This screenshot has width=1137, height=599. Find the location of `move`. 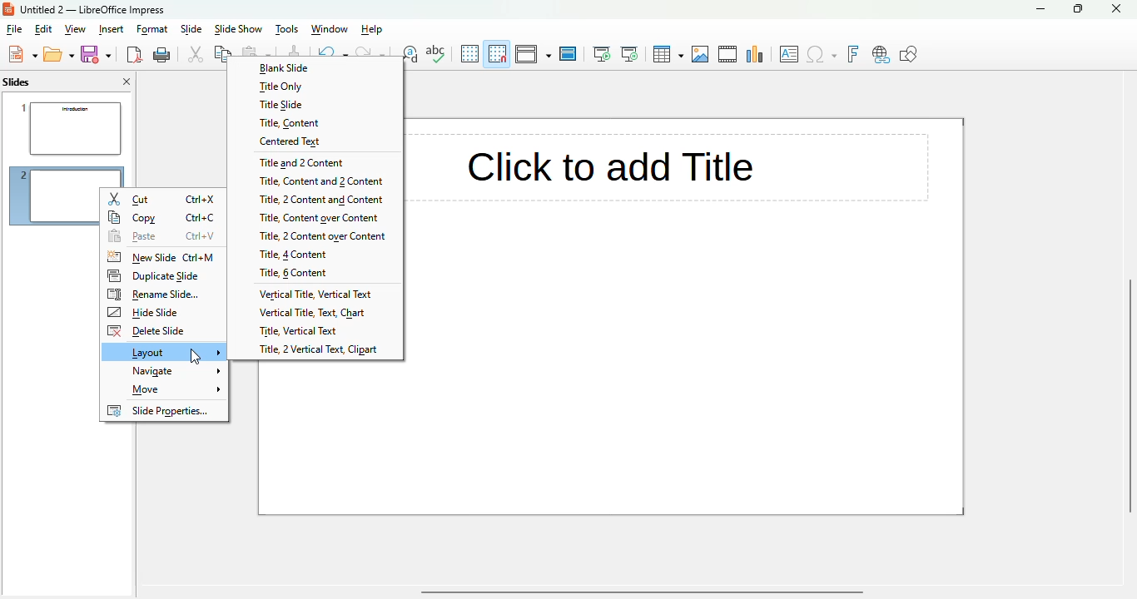

move is located at coordinates (164, 390).